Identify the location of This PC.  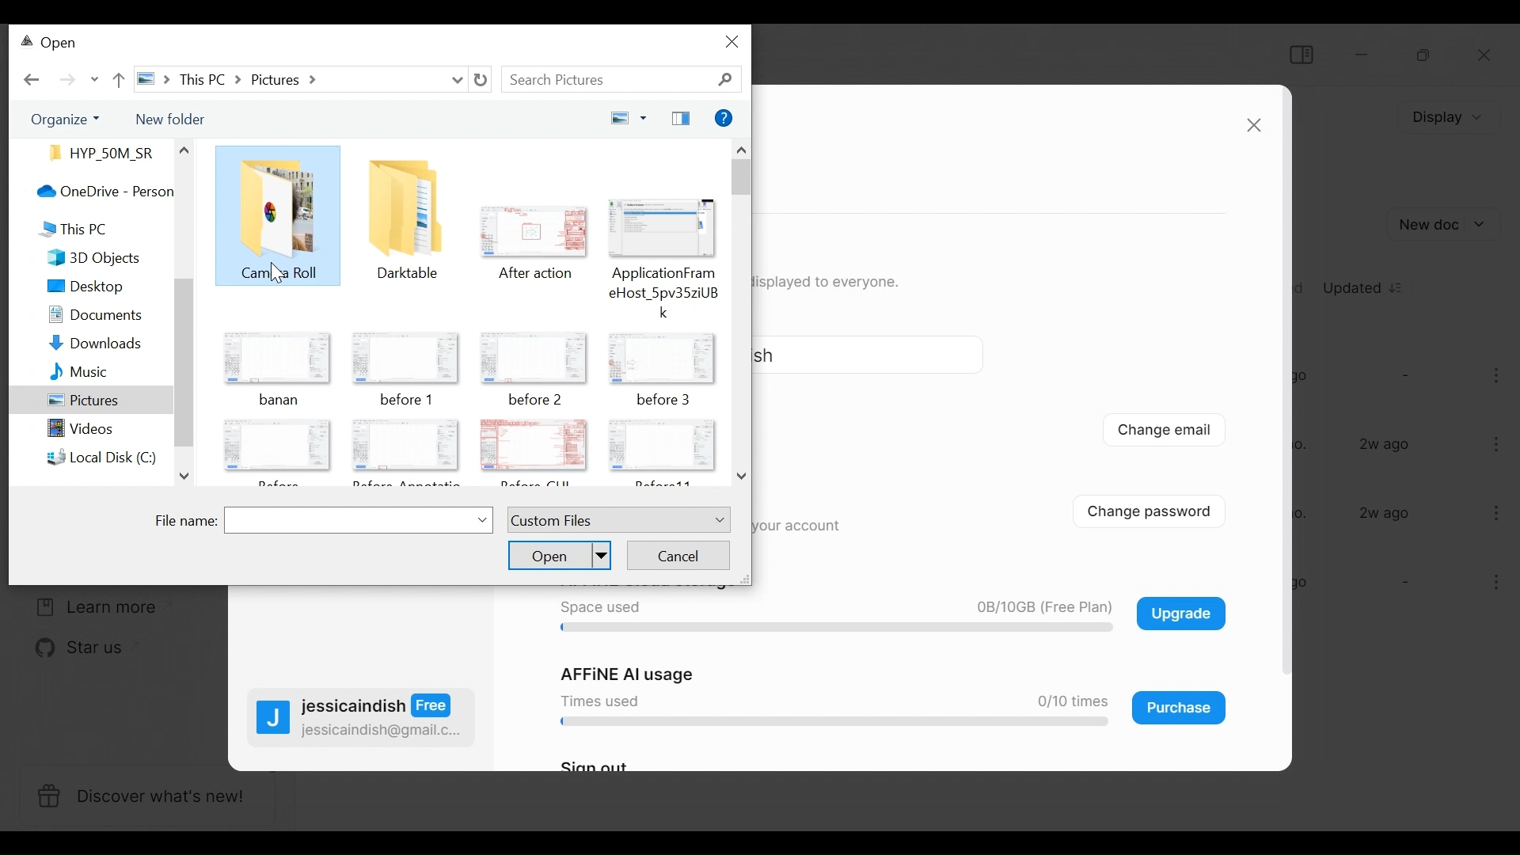
(64, 227).